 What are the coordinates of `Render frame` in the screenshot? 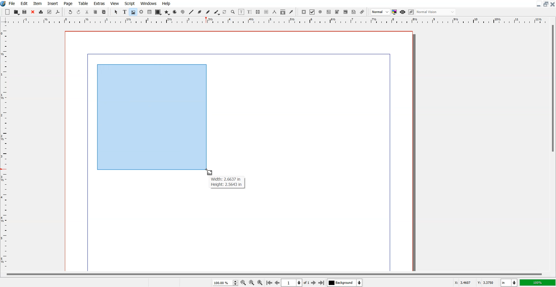 It's located at (141, 12).